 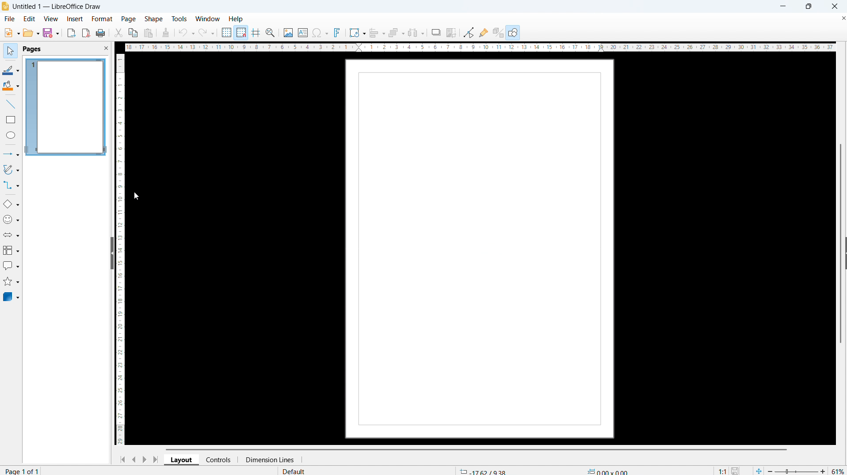 I want to click on page, so click(x=478, y=249).